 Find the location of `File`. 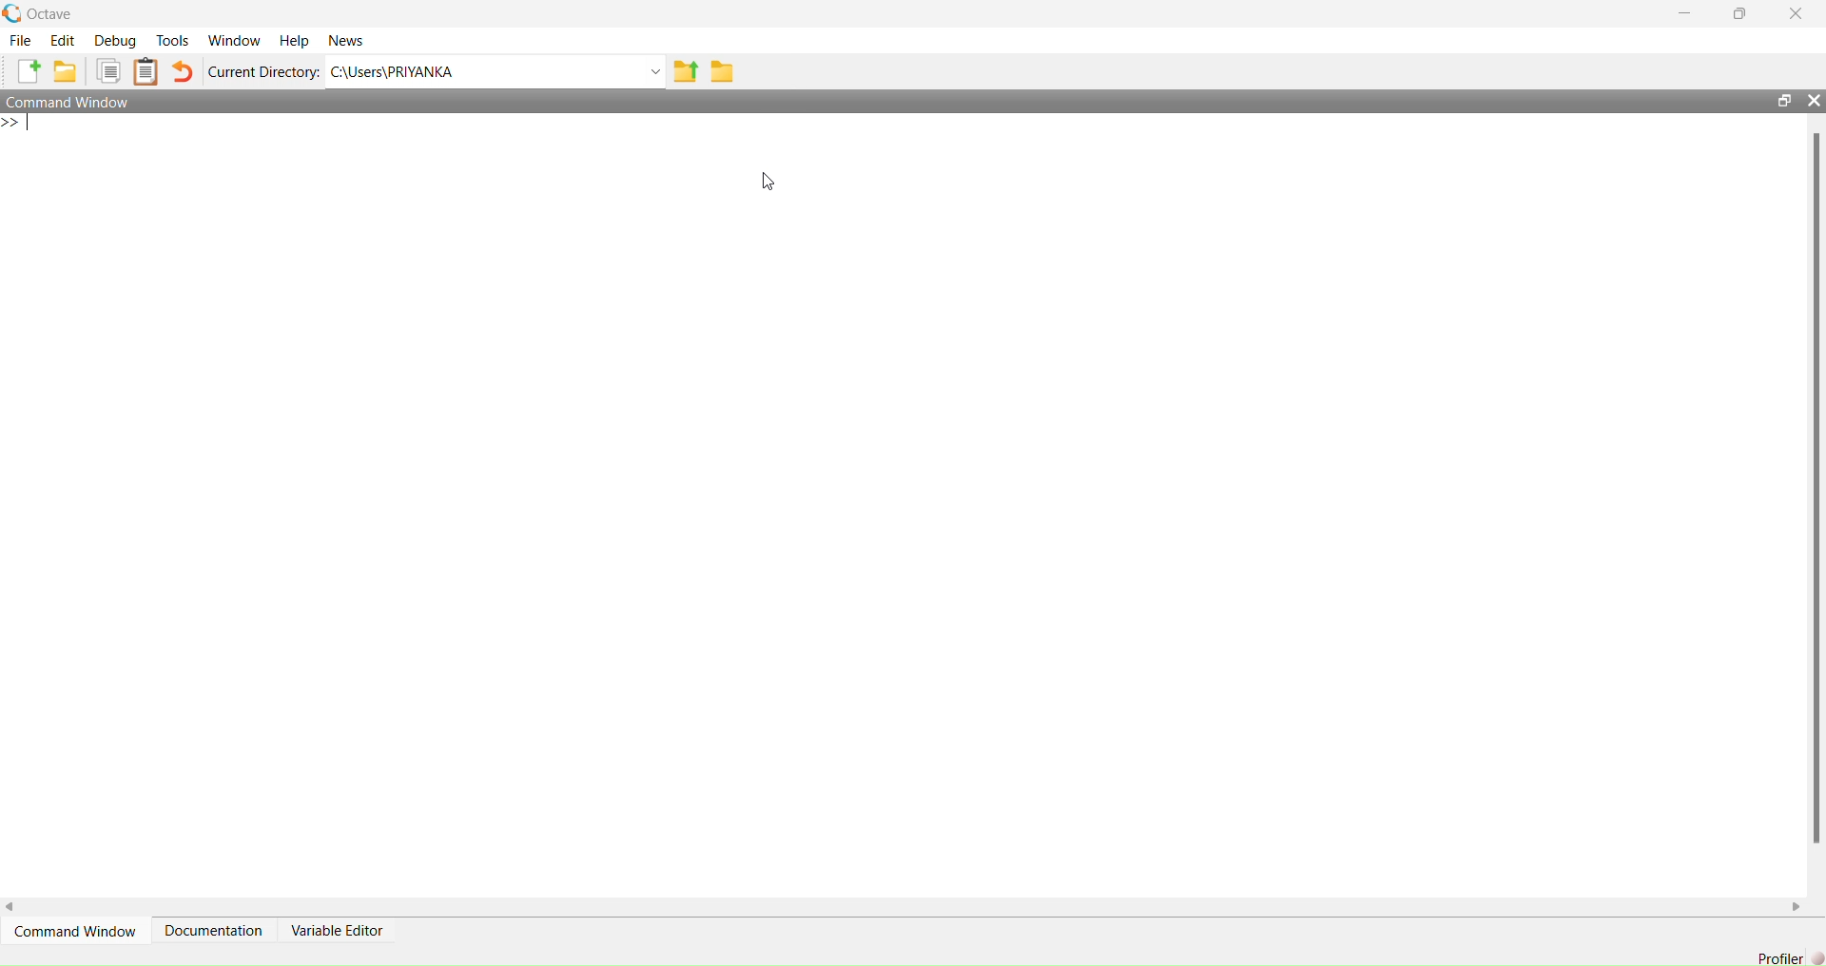

File is located at coordinates (19, 40).